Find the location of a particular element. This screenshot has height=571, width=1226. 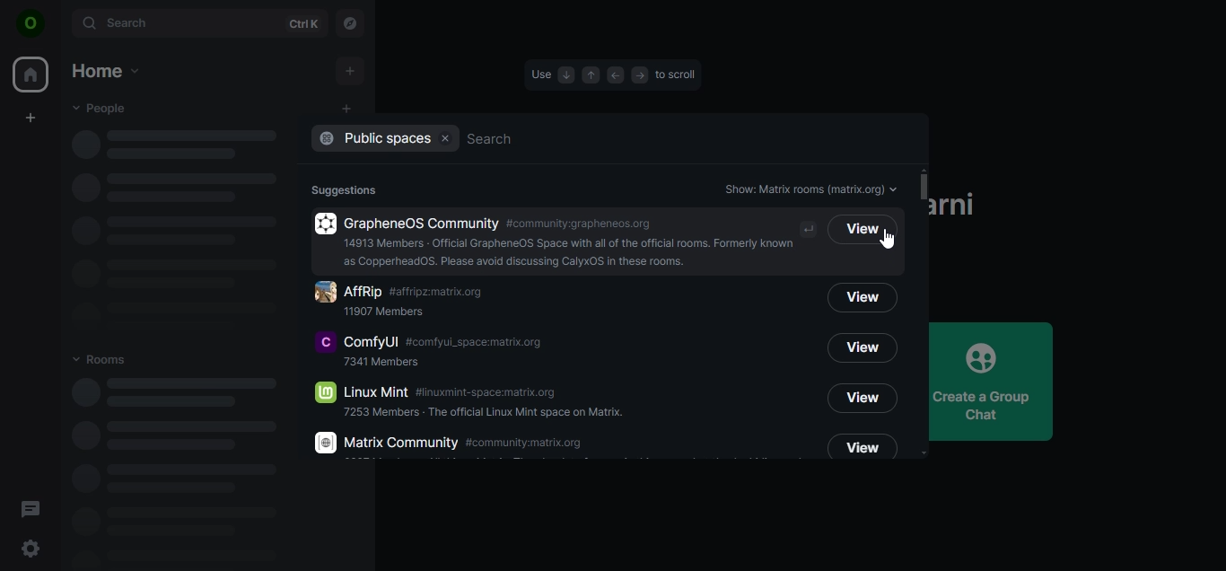

view is located at coordinates (863, 297).